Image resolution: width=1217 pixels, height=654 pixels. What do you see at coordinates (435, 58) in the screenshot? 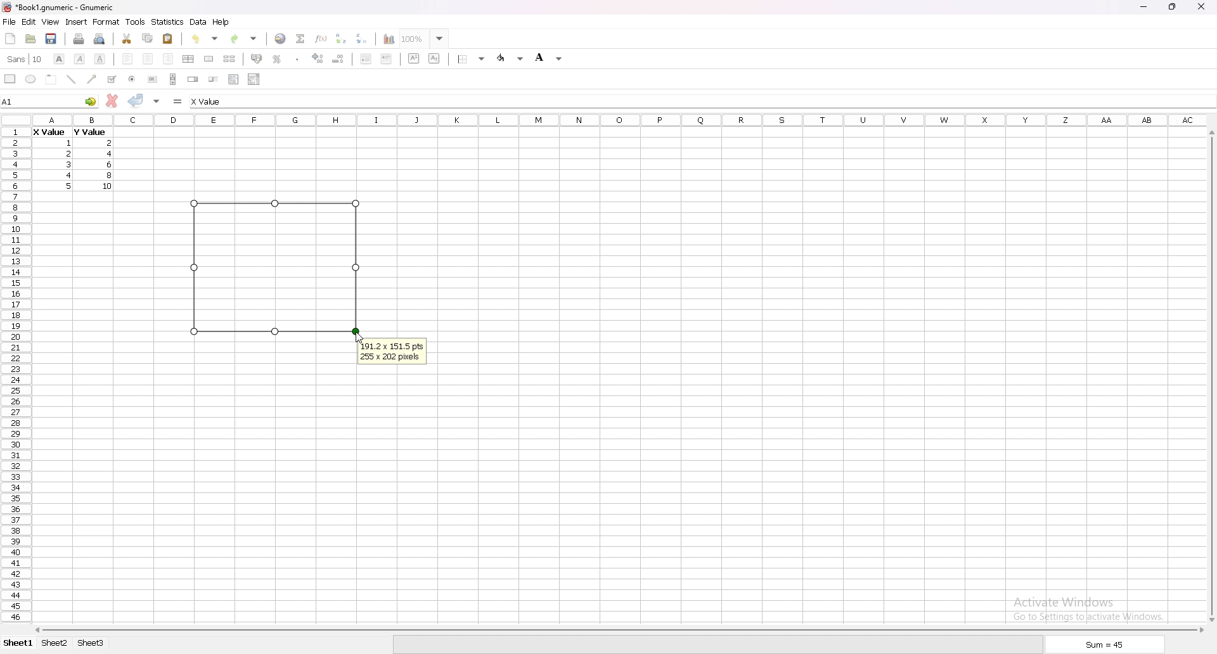
I see `subscript` at bounding box center [435, 58].